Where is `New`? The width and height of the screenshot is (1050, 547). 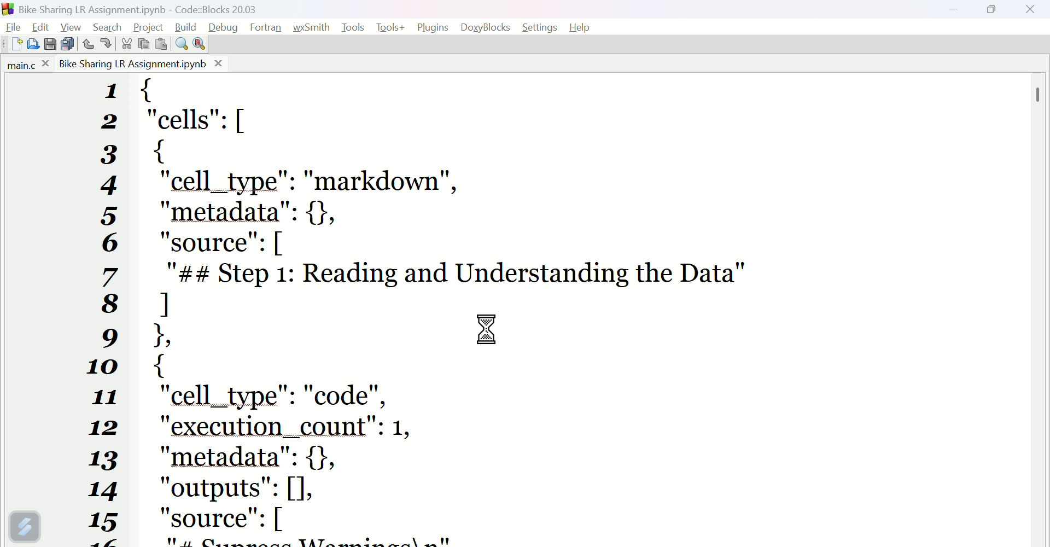
New is located at coordinates (13, 45).